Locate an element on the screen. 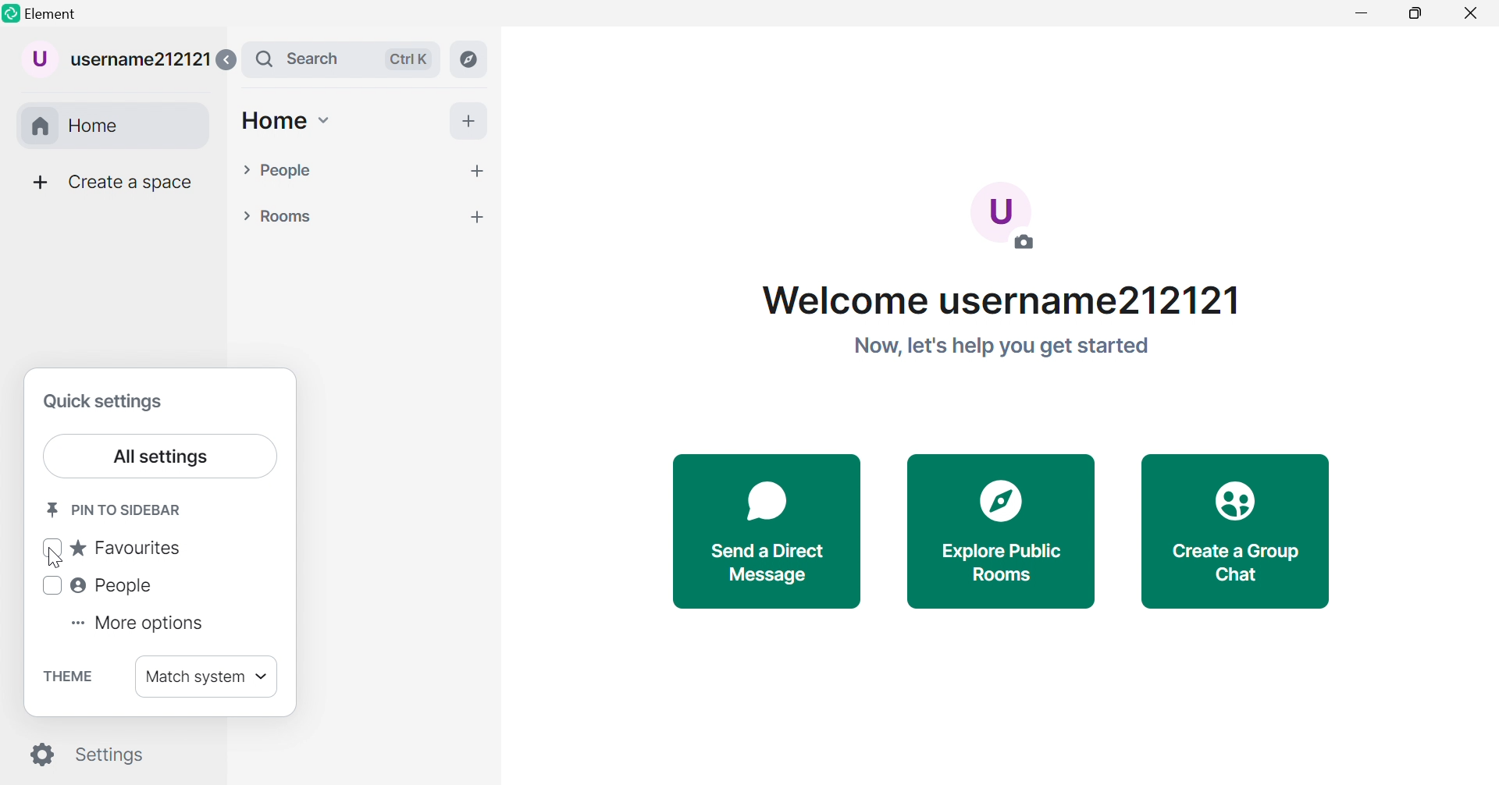  Quick settings is located at coordinates (105, 403).